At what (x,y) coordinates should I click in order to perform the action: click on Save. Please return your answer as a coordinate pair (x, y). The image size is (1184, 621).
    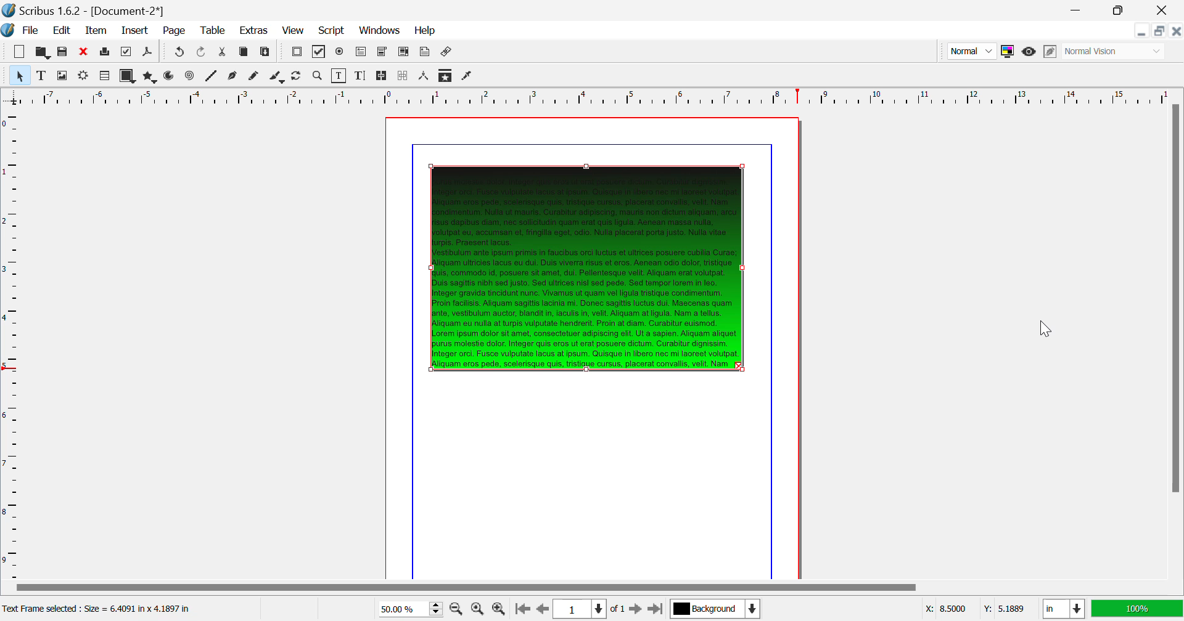
    Looking at the image, I should click on (62, 52).